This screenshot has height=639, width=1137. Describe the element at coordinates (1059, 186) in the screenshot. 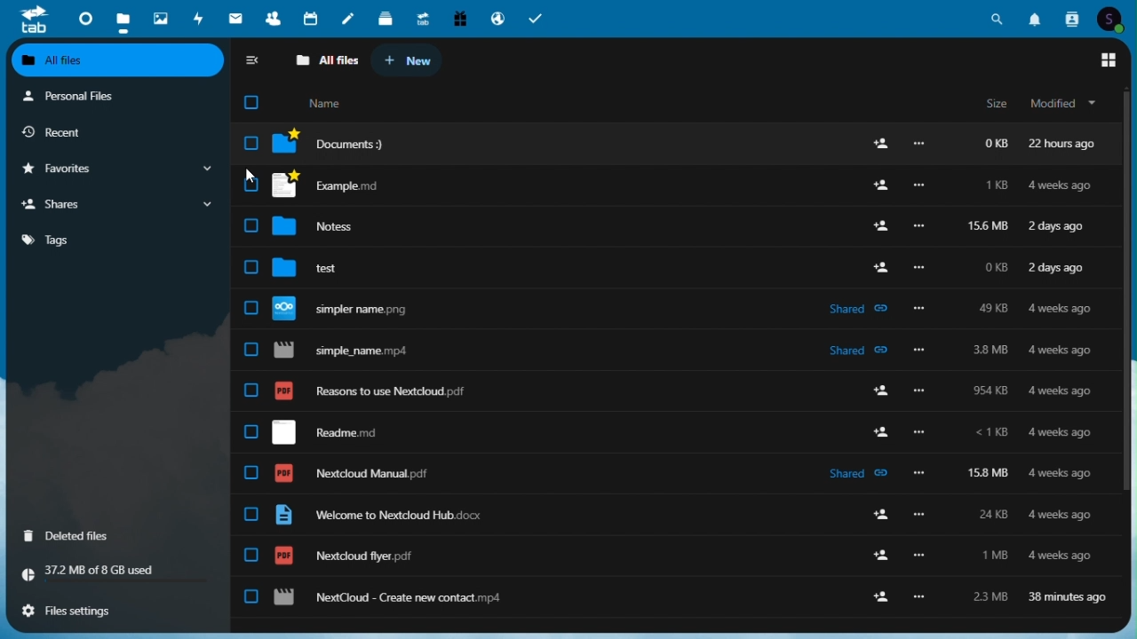

I see `4 weeks ago` at that location.